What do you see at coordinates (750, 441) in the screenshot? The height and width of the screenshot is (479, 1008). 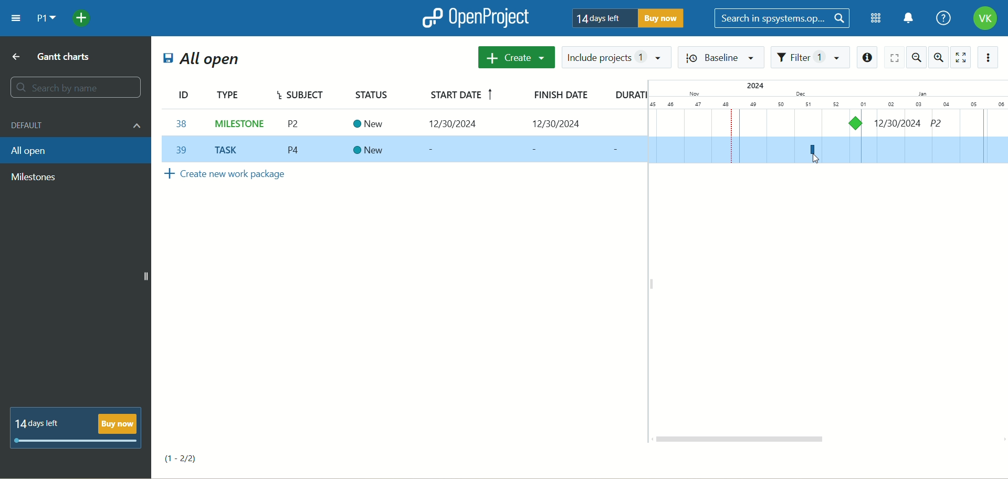 I see `horizontal scroll bar` at bounding box center [750, 441].